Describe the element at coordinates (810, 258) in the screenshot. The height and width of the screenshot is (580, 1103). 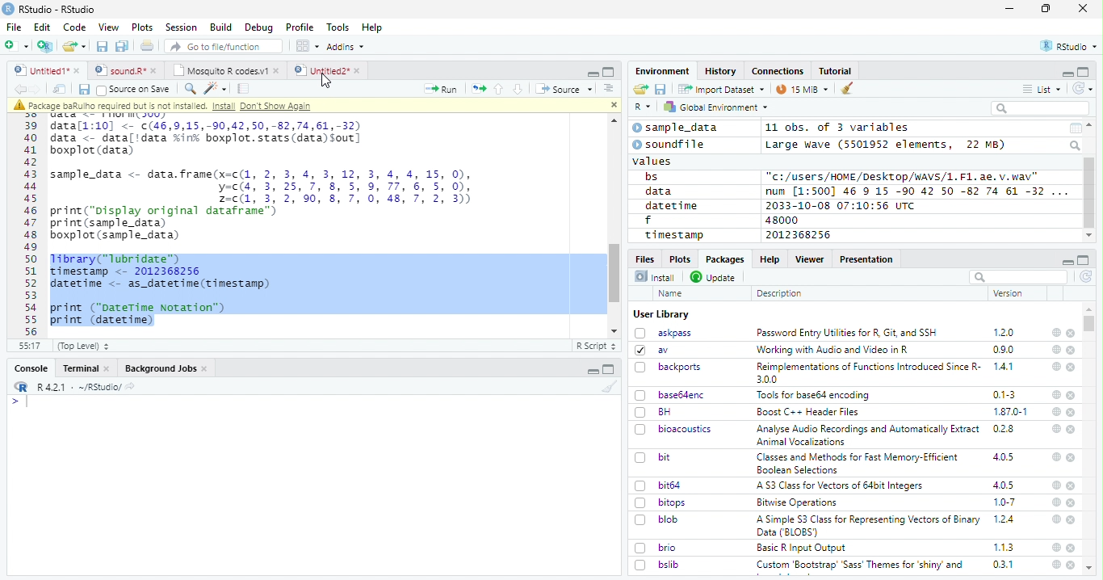
I see `Viewer` at that location.